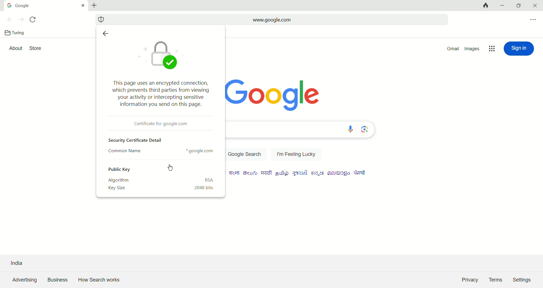 The image size is (543, 288). What do you see at coordinates (17, 259) in the screenshot?
I see `India` at bounding box center [17, 259].